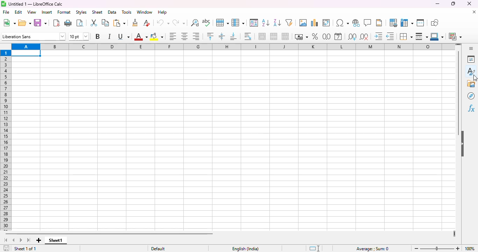 This screenshot has height=252, width=478. Describe the element at coordinates (471, 48) in the screenshot. I see `sidebar settings` at that location.